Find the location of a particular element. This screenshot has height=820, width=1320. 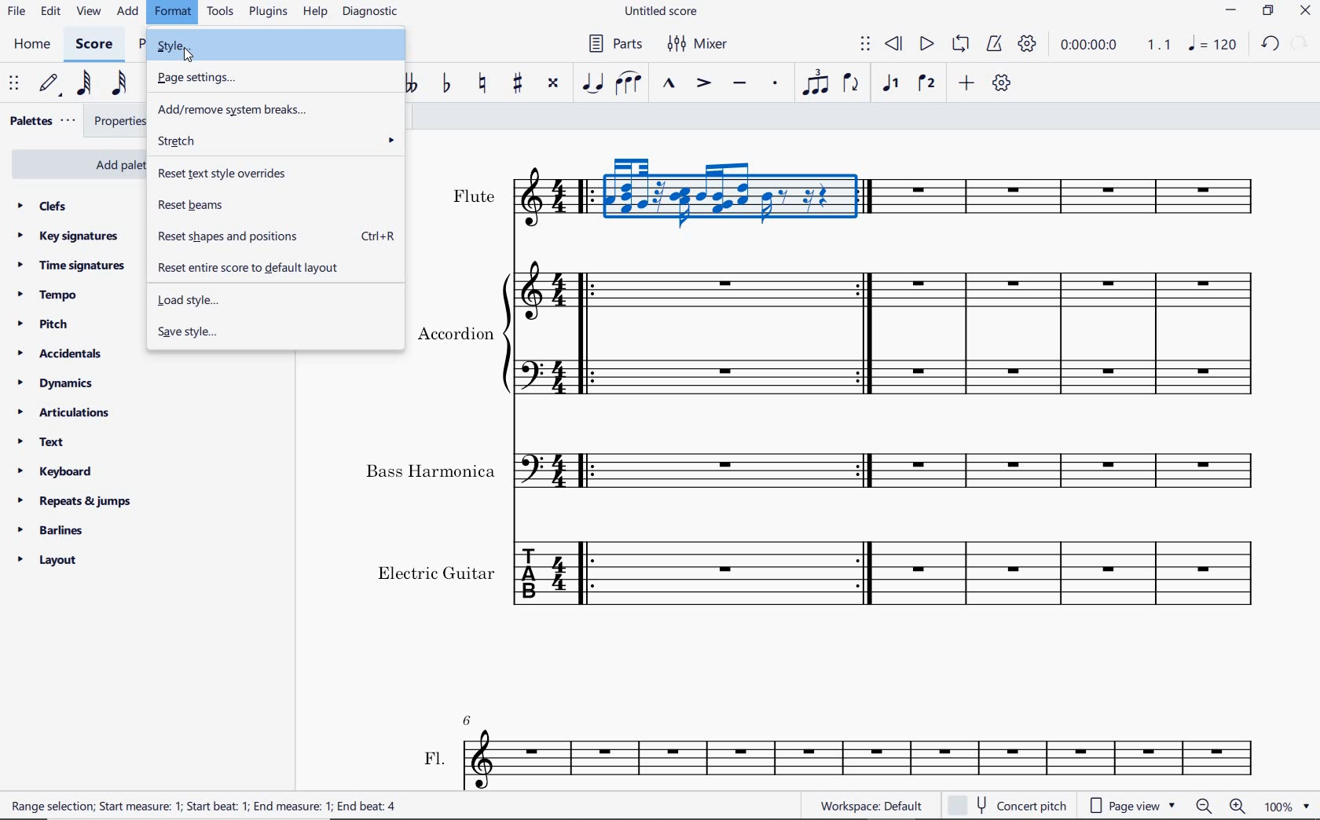

score is located at coordinates (93, 46).